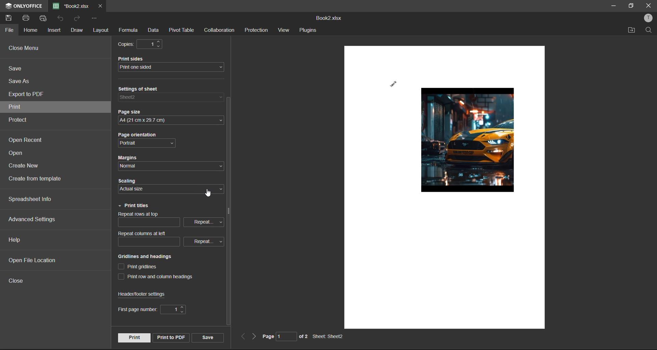 The height and width of the screenshot is (350, 657). What do you see at coordinates (134, 206) in the screenshot?
I see `print titles` at bounding box center [134, 206].